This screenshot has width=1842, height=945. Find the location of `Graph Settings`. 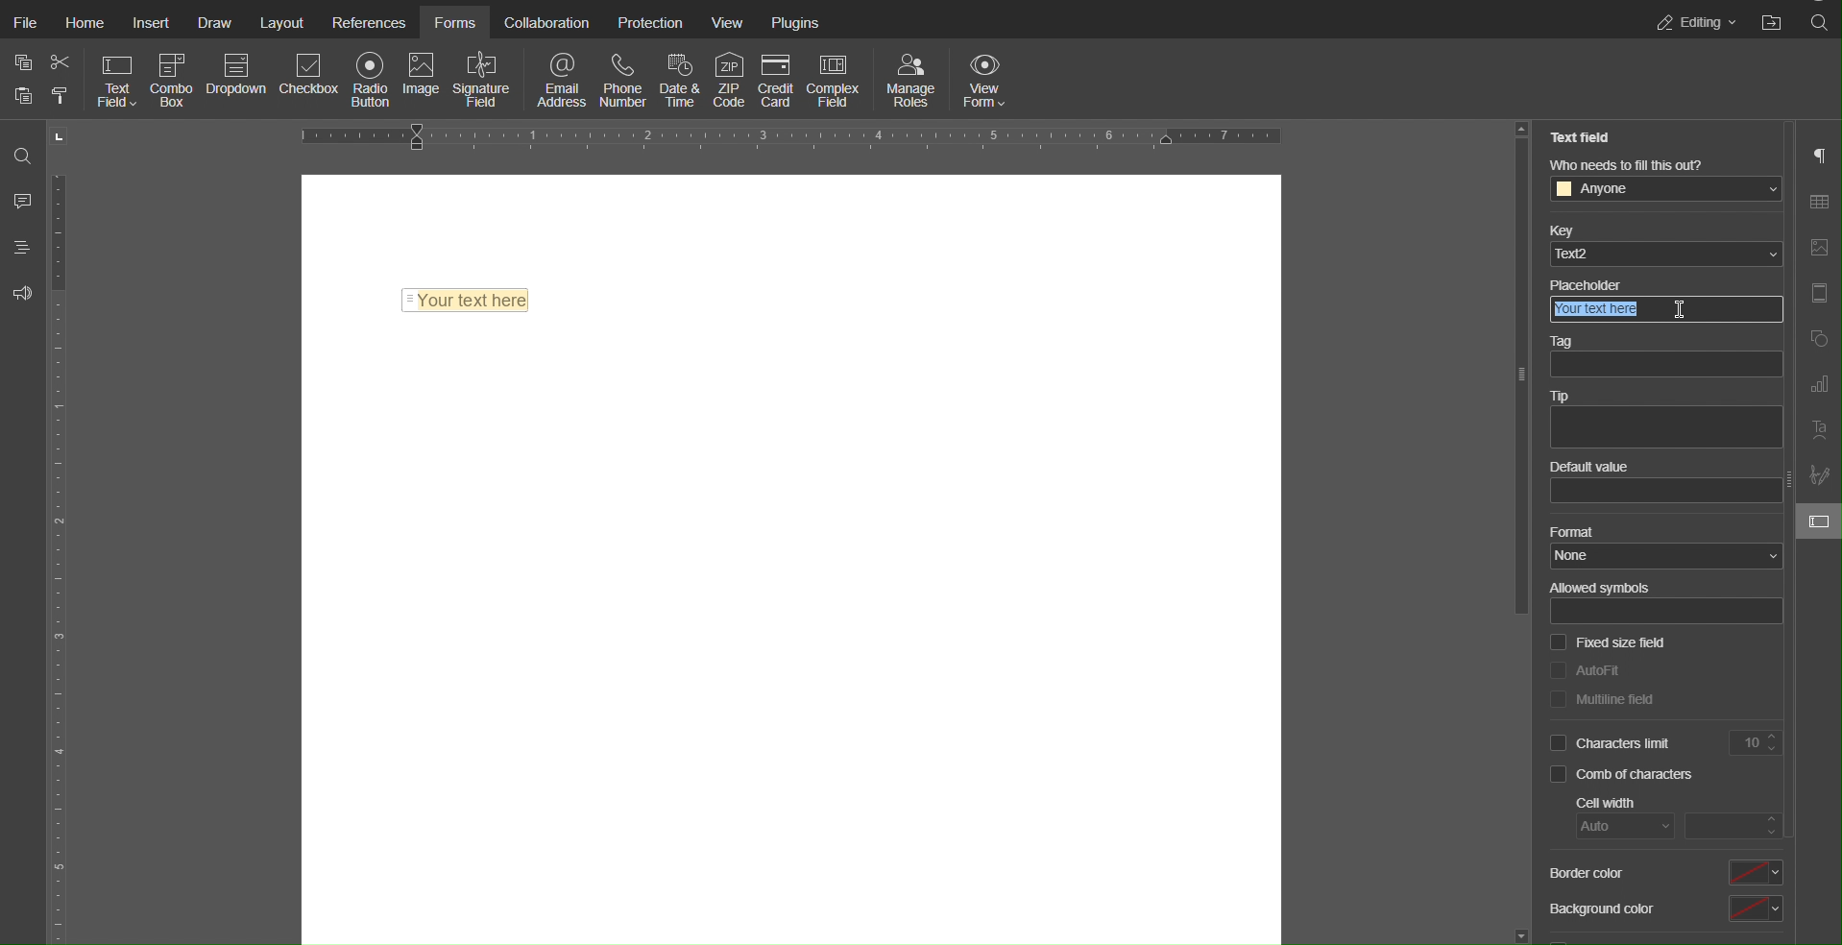

Graph Settings is located at coordinates (1818, 385).